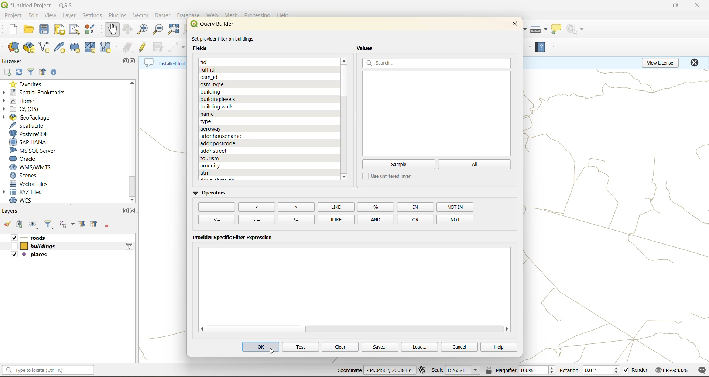 This screenshot has height=377, width=709. Describe the element at coordinates (209, 193) in the screenshot. I see `operators` at that location.